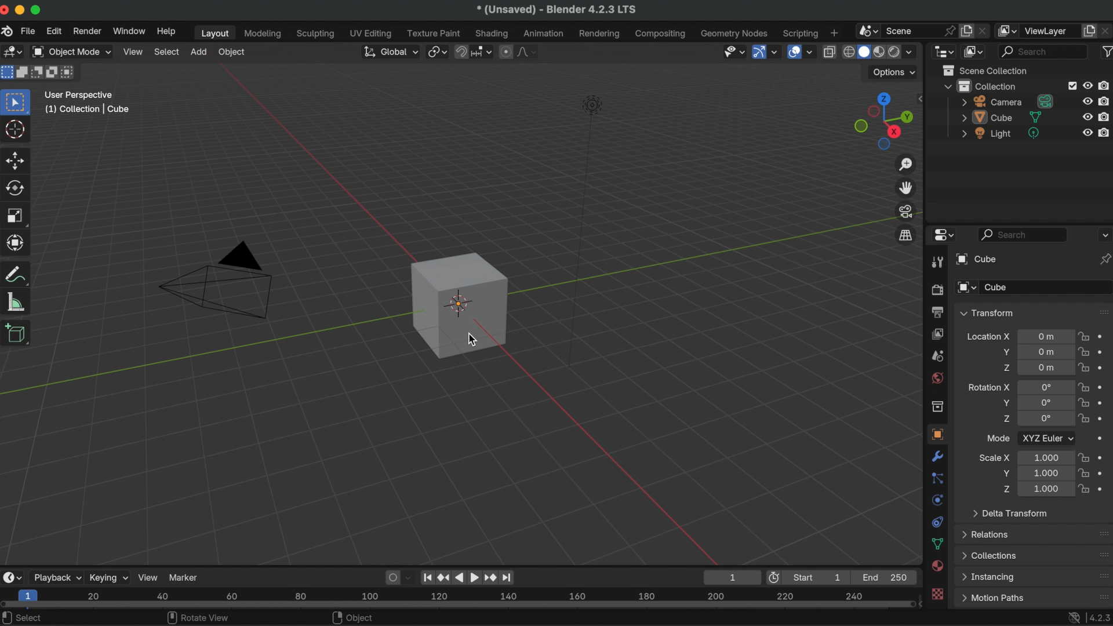 This screenshot has height=626, width=1113. Describe the element at coordinates (1104, 234) in the screenshot. I see `options` at that location.